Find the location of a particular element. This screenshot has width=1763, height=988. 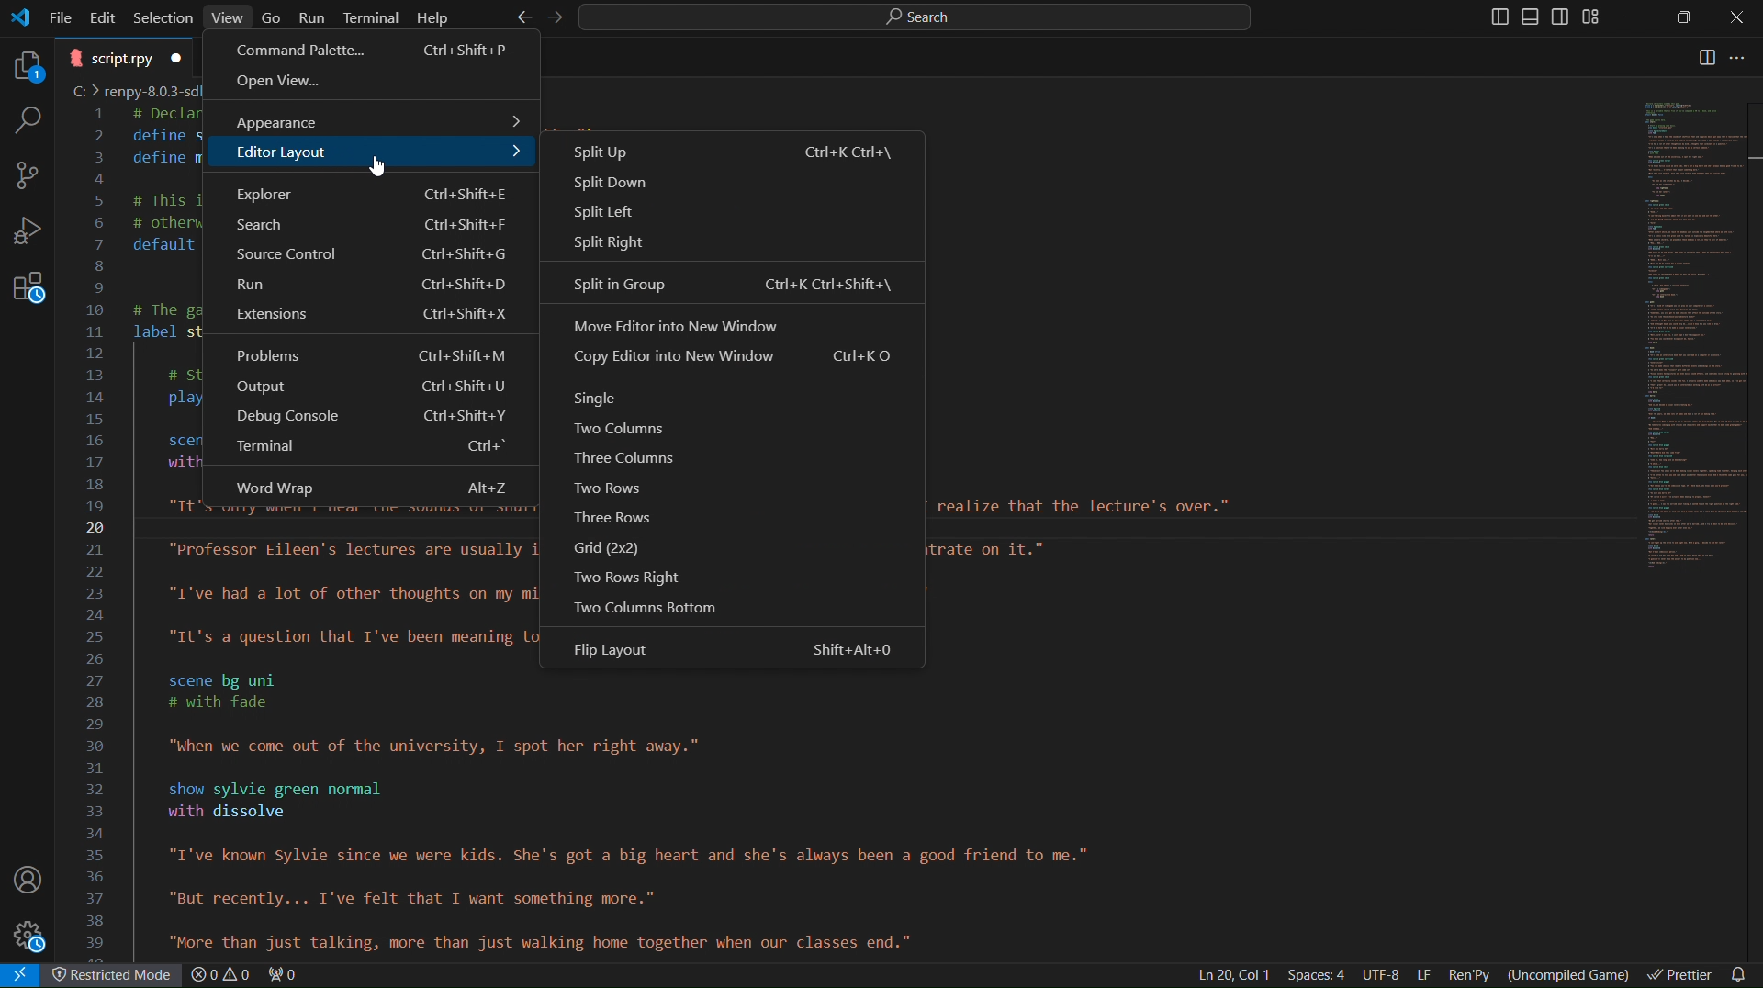

Split in Group   ctrl+K ctrl+shift+\ is located at coordinates (730, 284).